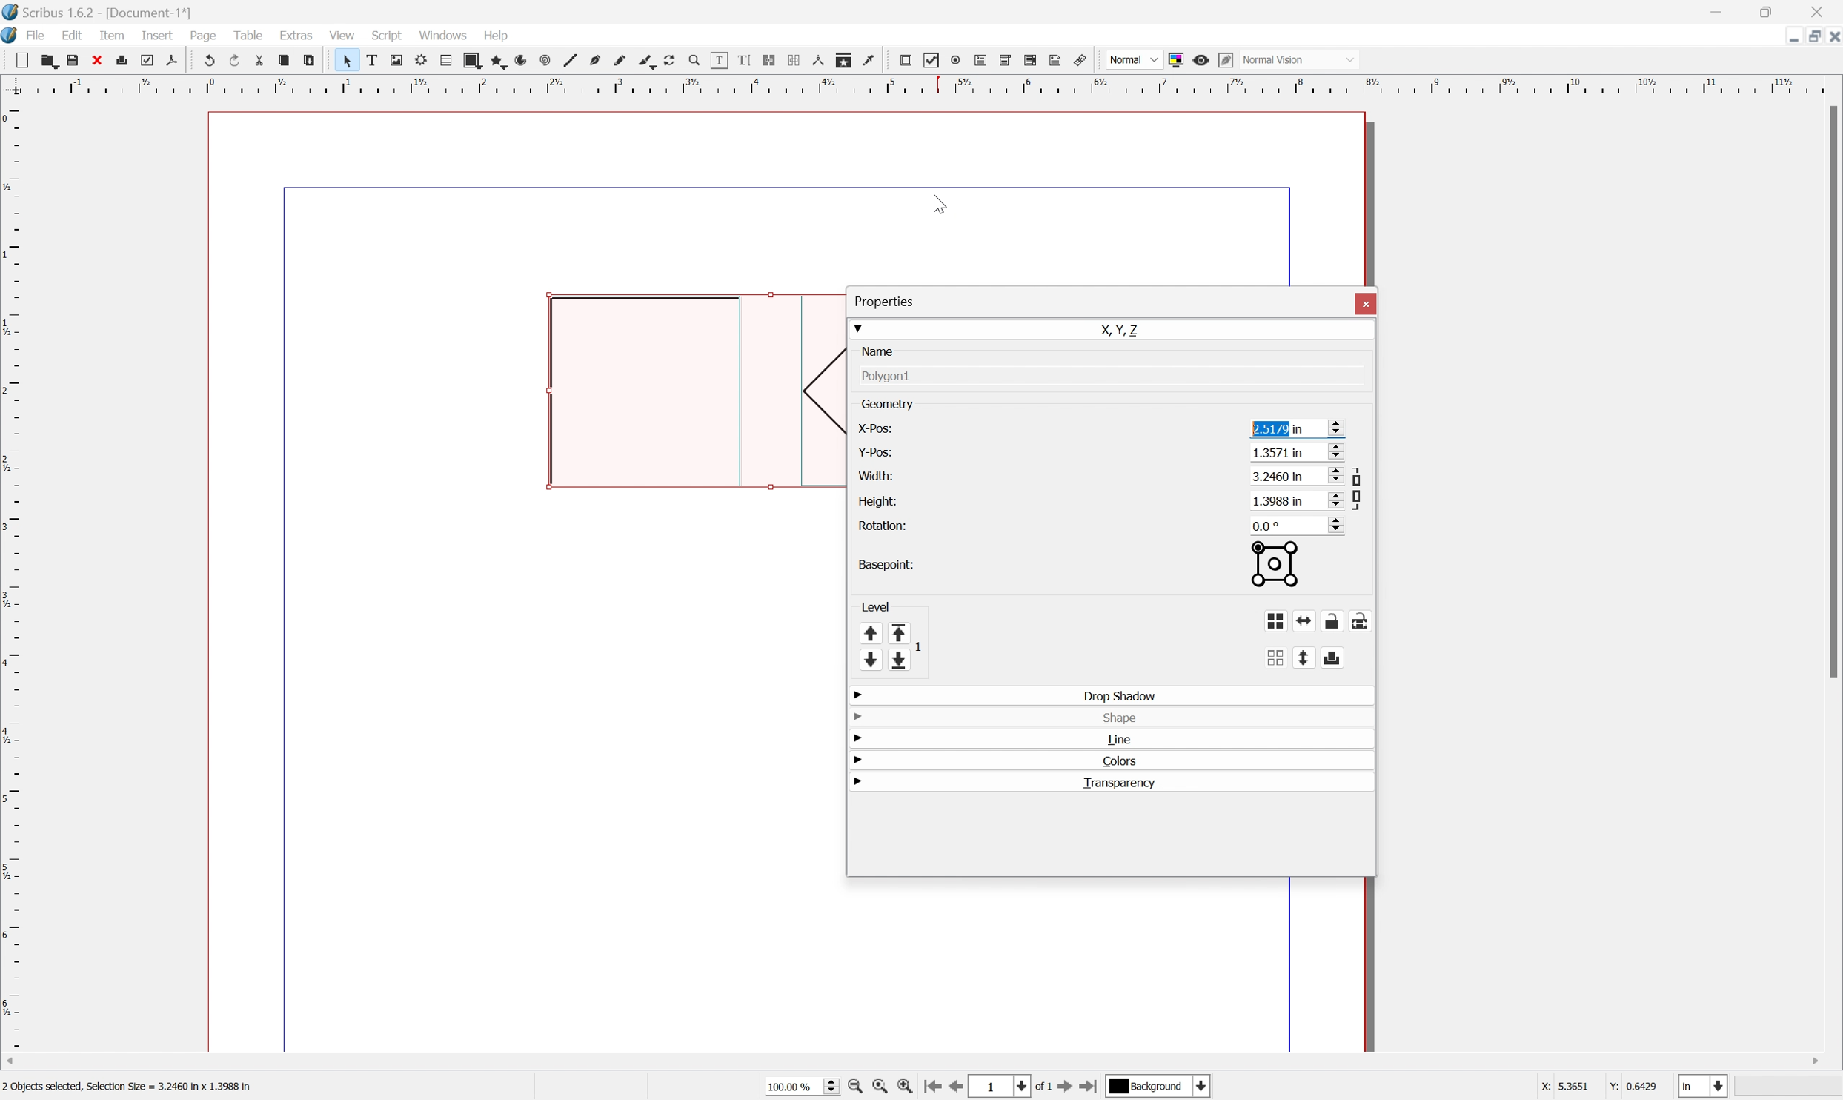 This screenshot has height=1100, width=1843. I want to click on Cursor, so click(943, 208).